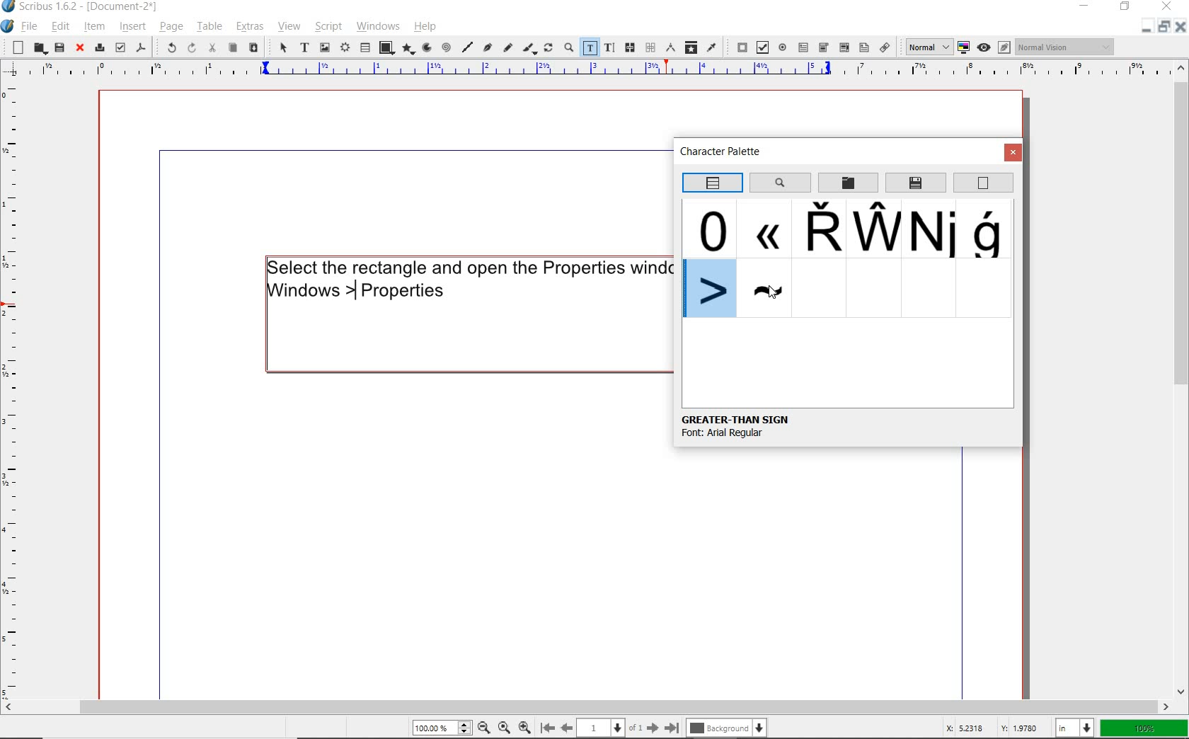 This screenshot has width=1189, height=739. What do you see at coordinates (548, 49) in the screenshot?
I see `rotate item` at bounding box center [548, 49].